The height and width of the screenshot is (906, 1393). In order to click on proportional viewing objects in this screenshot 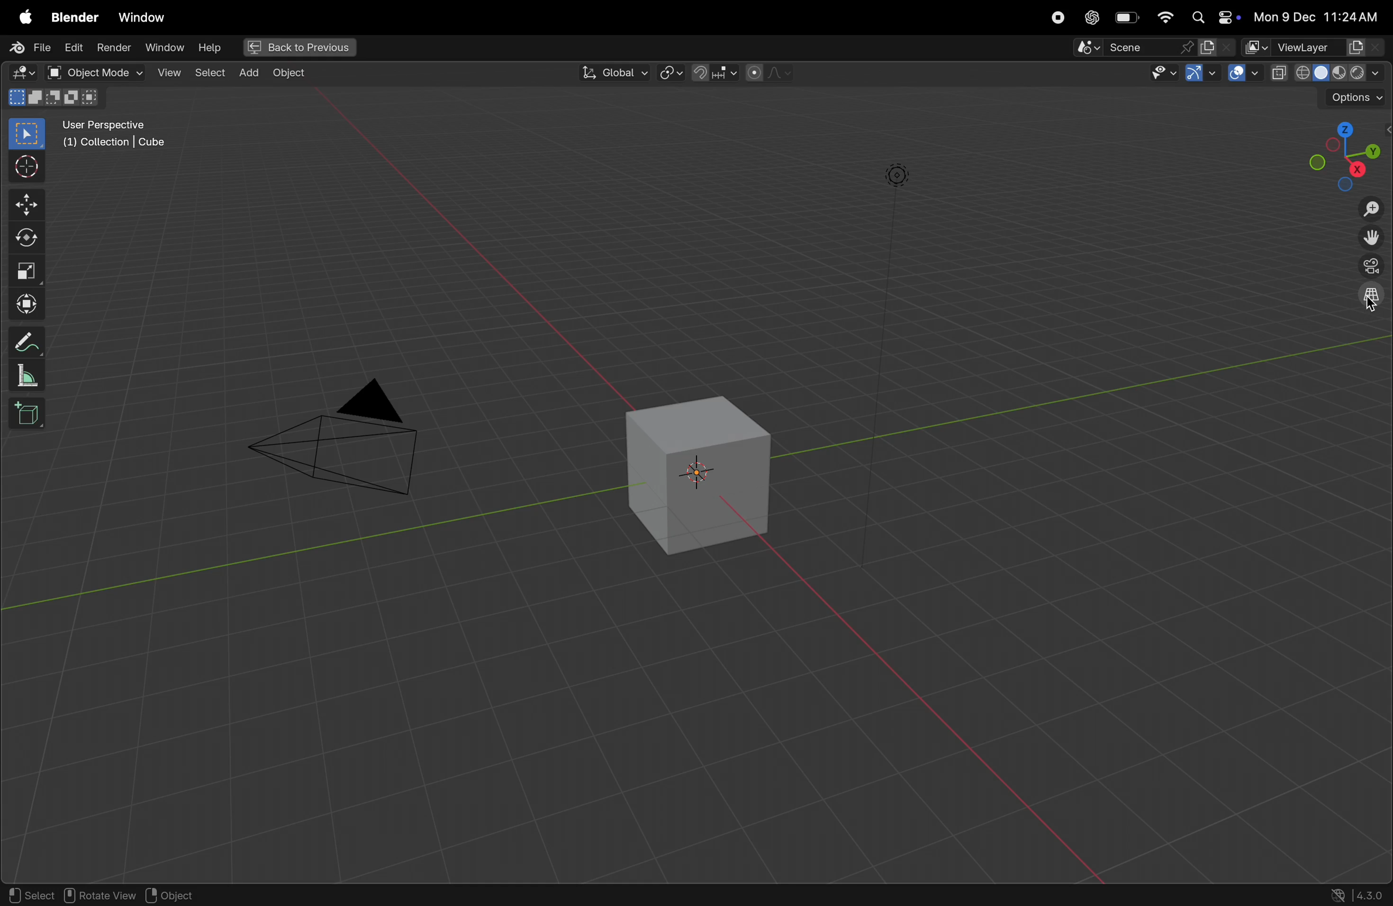, I will do `click(767, 75)`.